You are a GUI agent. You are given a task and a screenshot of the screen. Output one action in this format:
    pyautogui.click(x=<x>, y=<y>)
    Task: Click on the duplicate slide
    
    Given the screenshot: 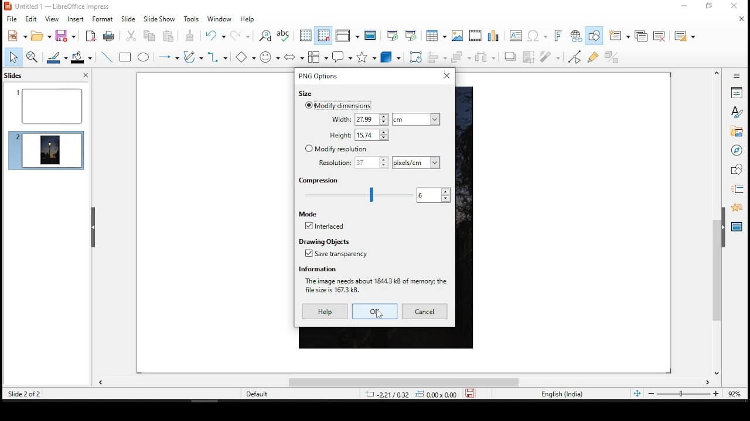 What is the action you would take?
    pyautogui.click(x=642, y=37)
    